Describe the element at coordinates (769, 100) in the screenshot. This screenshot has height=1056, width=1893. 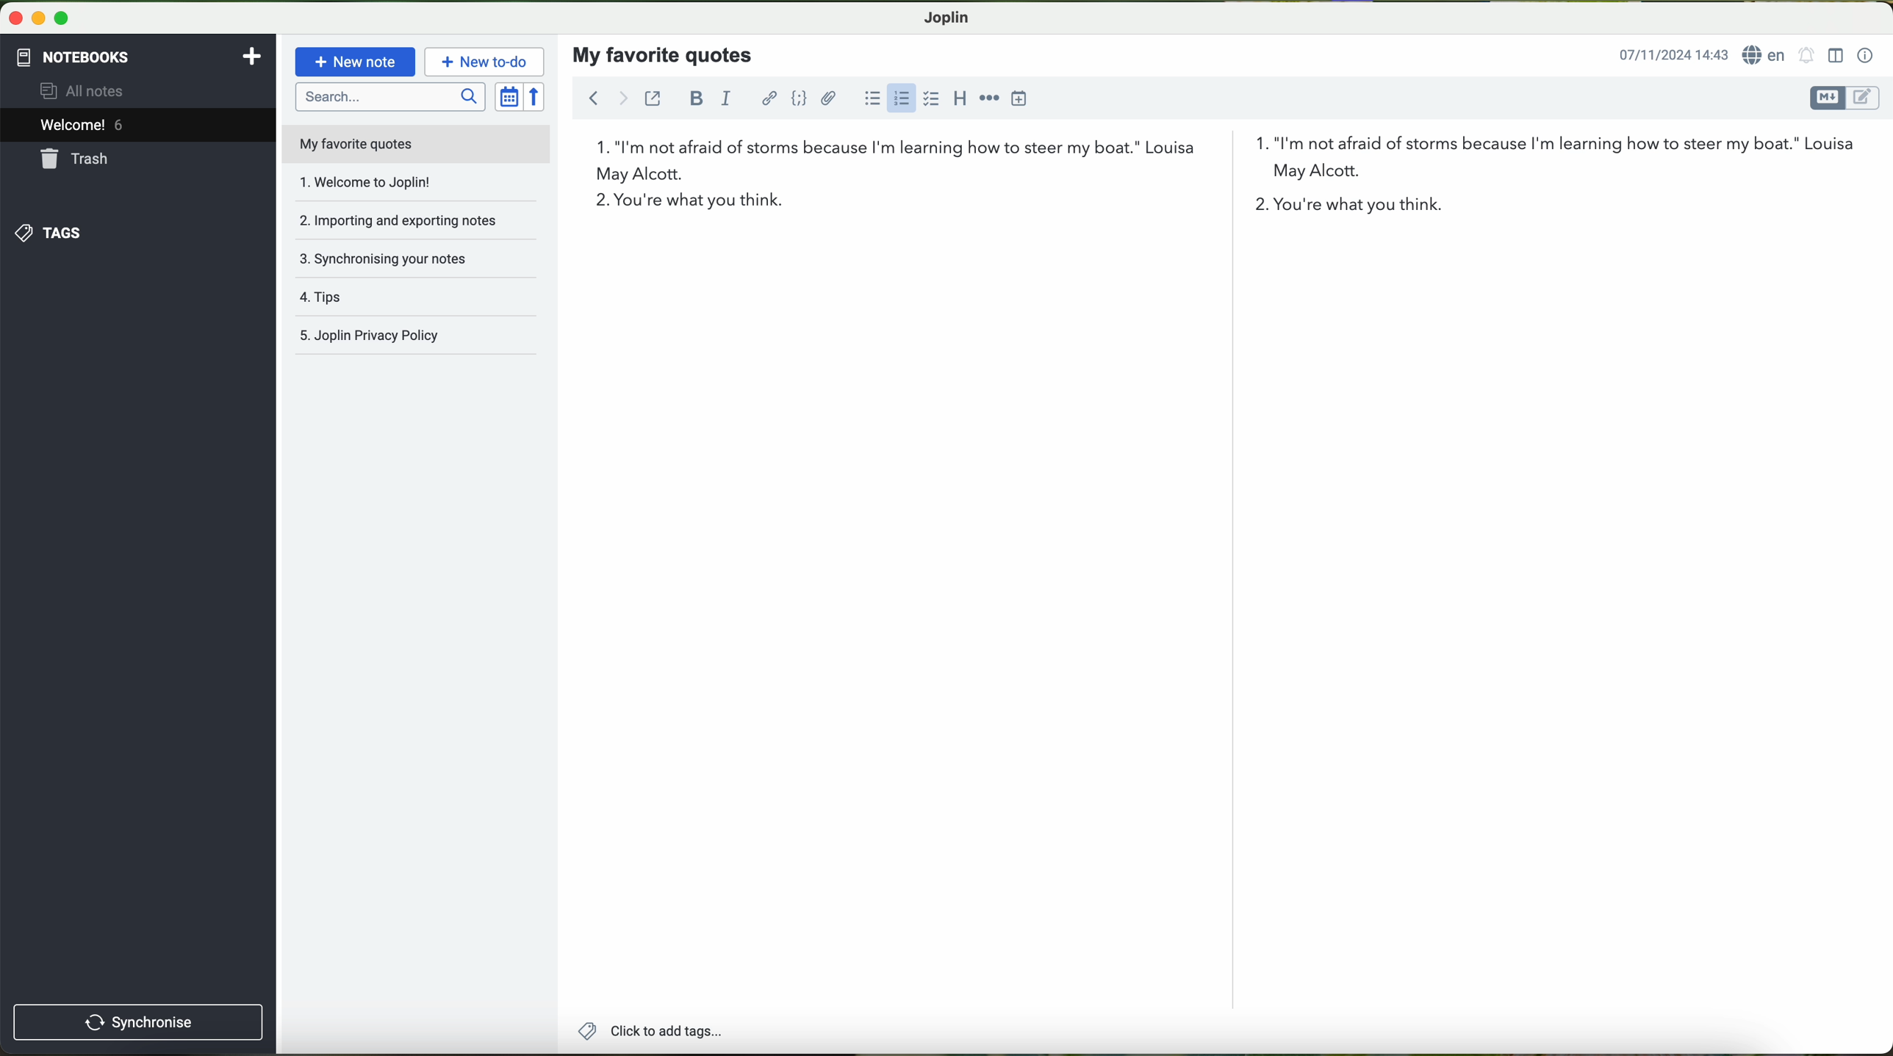
I see `hyperlink` at that location.